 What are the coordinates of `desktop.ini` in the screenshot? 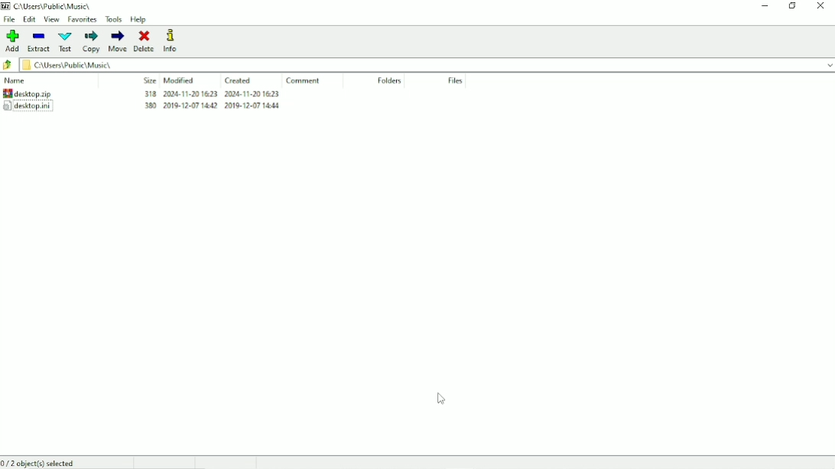 It's located at (142, 108).